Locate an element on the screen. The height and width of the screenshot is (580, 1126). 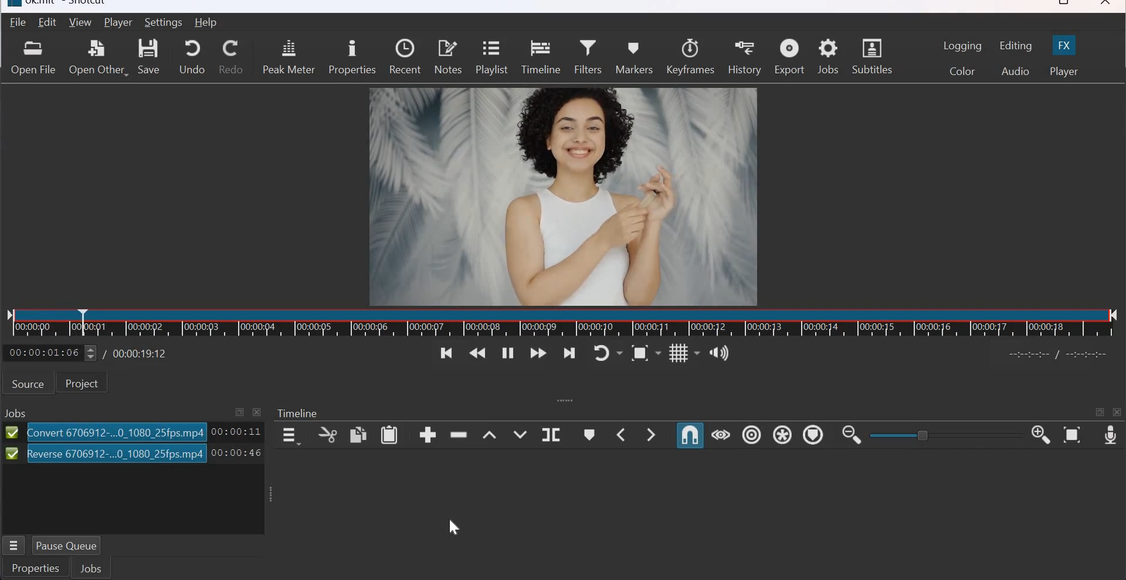
Open file is located at coordinates (33, 57).